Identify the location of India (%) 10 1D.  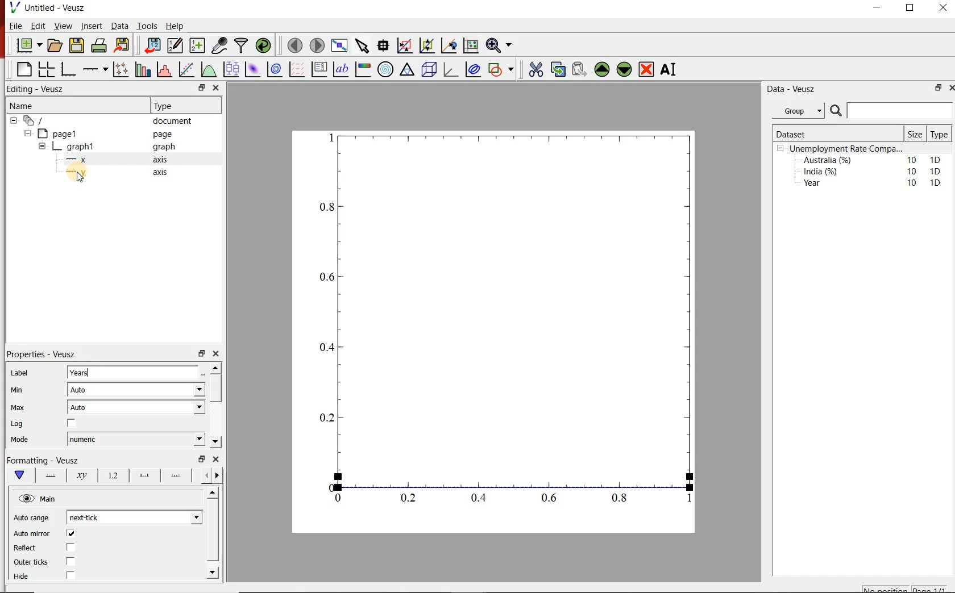
(873, 171).